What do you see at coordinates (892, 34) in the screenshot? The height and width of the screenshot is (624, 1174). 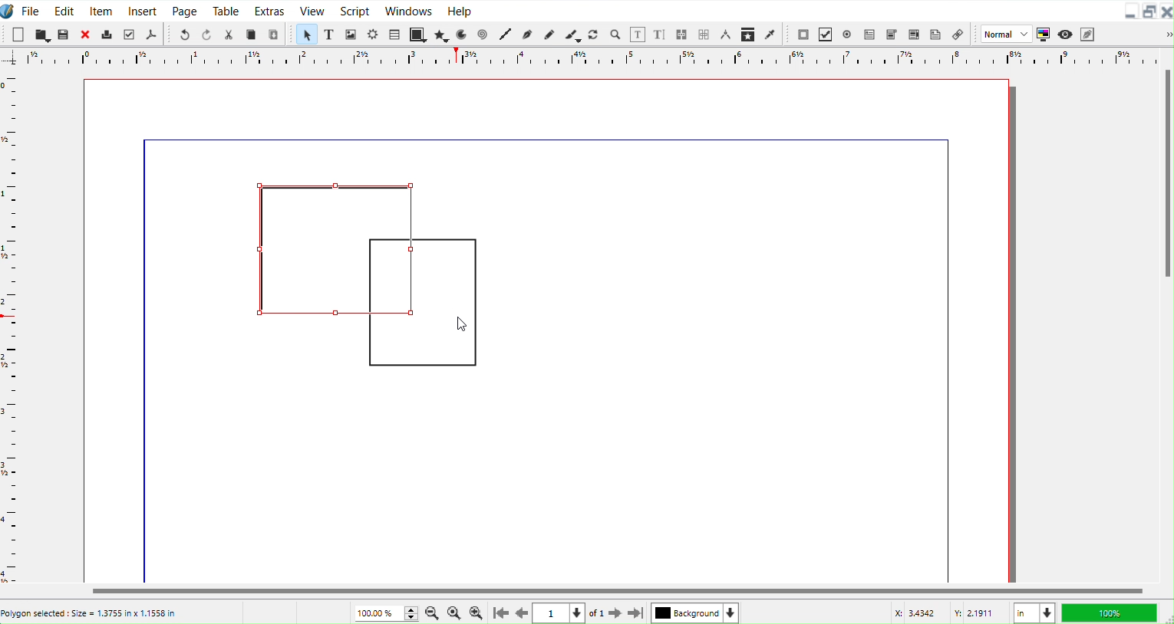 I see `PDF Combo Box` at bounding box center [892, 34].